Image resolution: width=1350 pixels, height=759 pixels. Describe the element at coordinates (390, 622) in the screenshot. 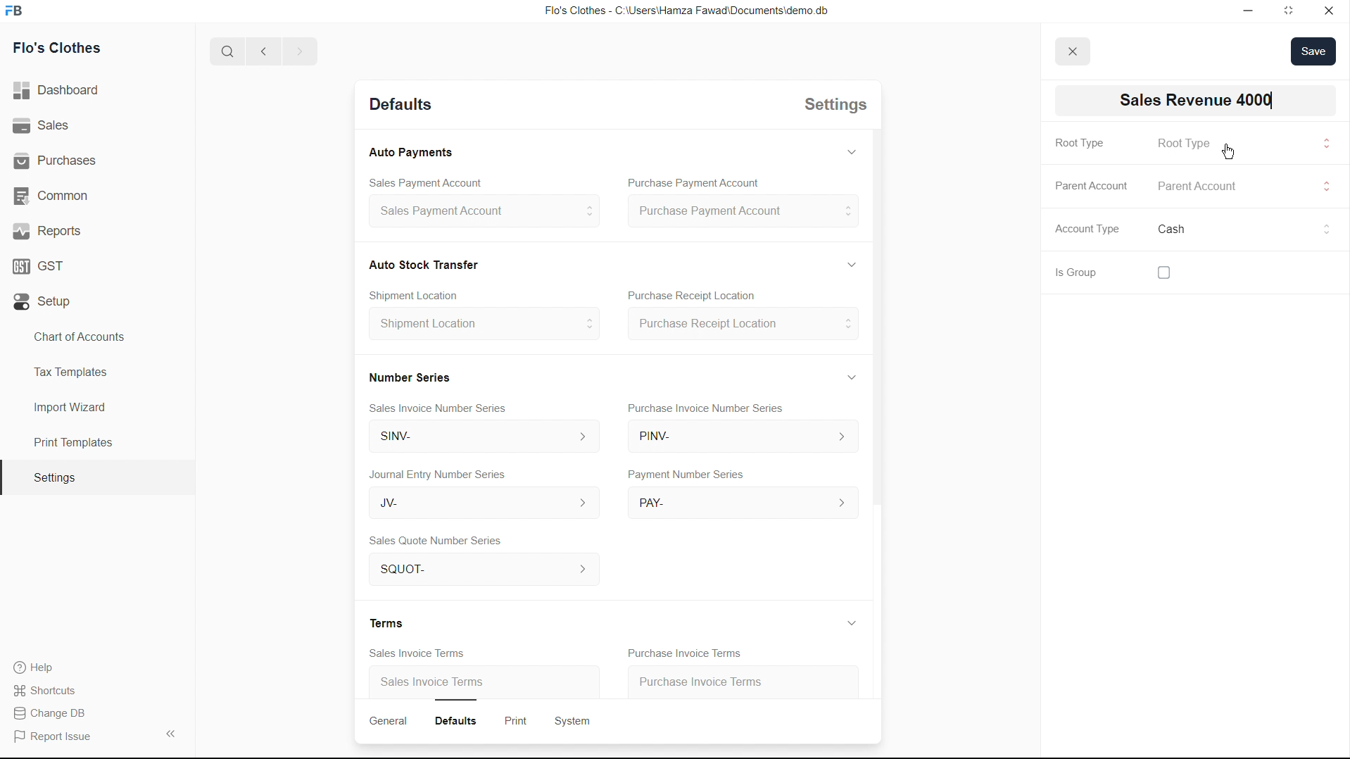

I see `Terms` at that location.